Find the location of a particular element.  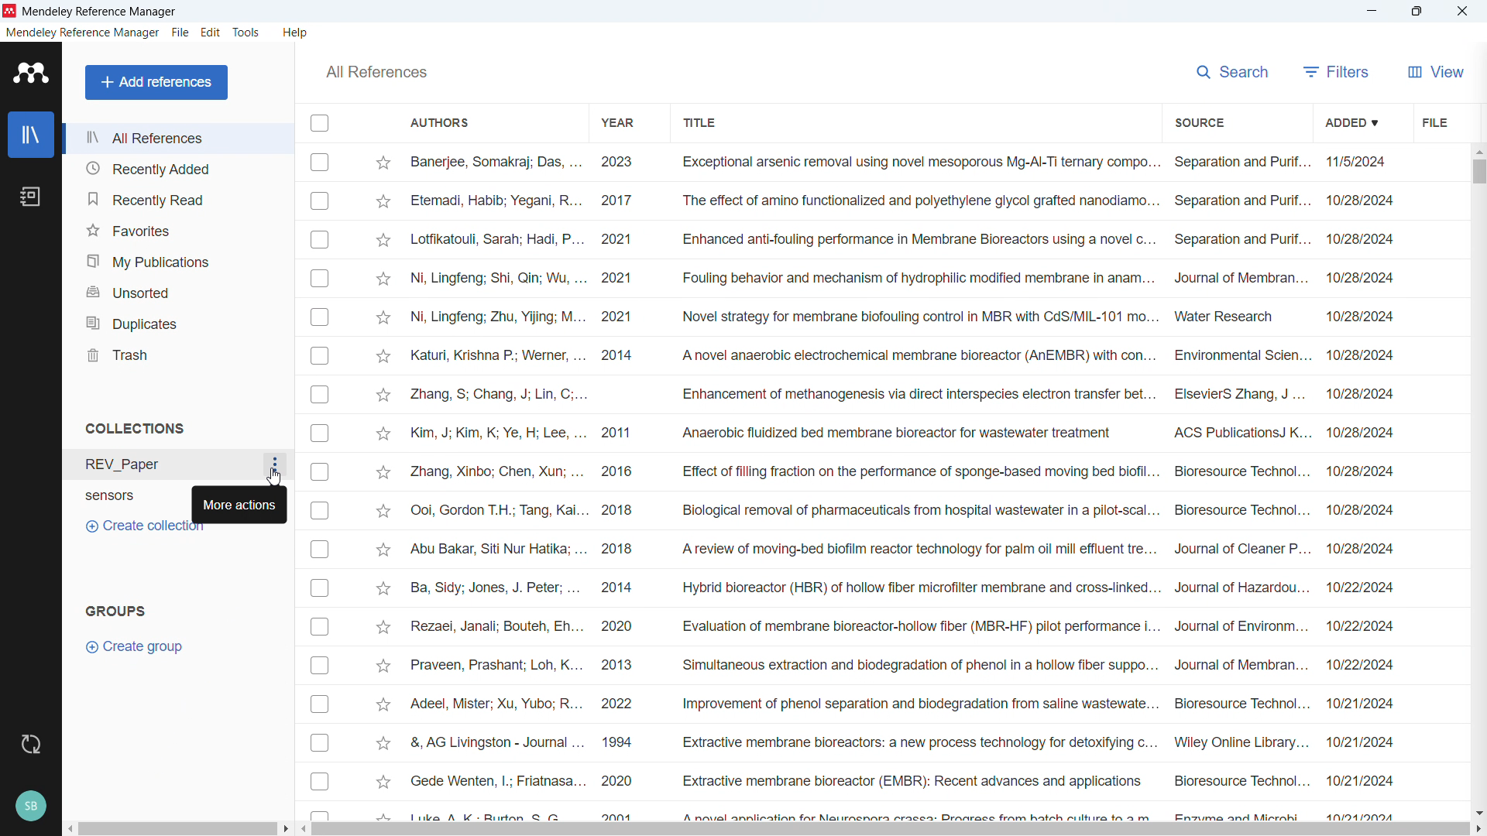

Select respective publication is located at coordinates (320, 780).